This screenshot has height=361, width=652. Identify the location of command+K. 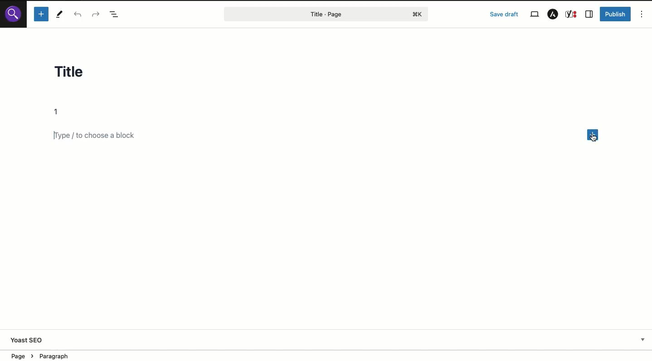
(418, 15).